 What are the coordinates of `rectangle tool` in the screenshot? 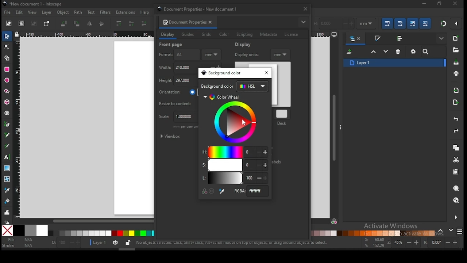 It's located at (7, 69).